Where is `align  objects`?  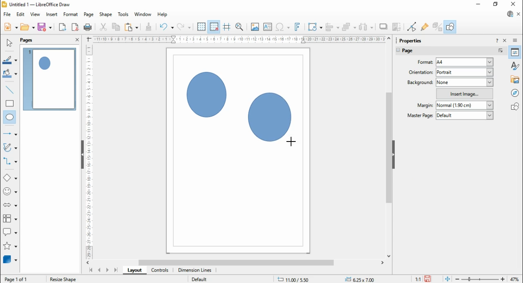
align  objects is located at coordinates (332, 27).